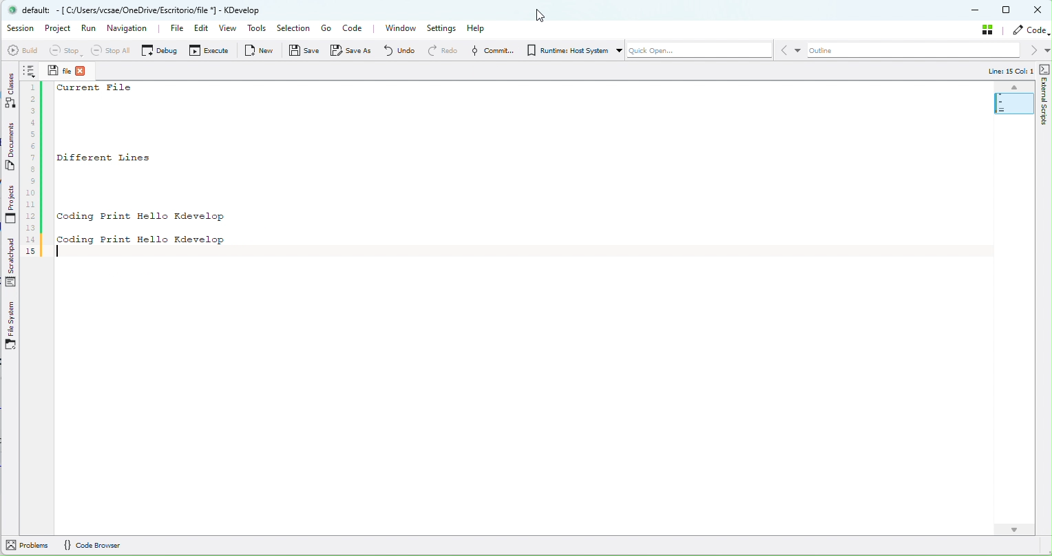 The width and height of the screenshot is (1052, 556). Describe the element at coordinates (541, 17) in the screenshot. I see `cursor` at that location.